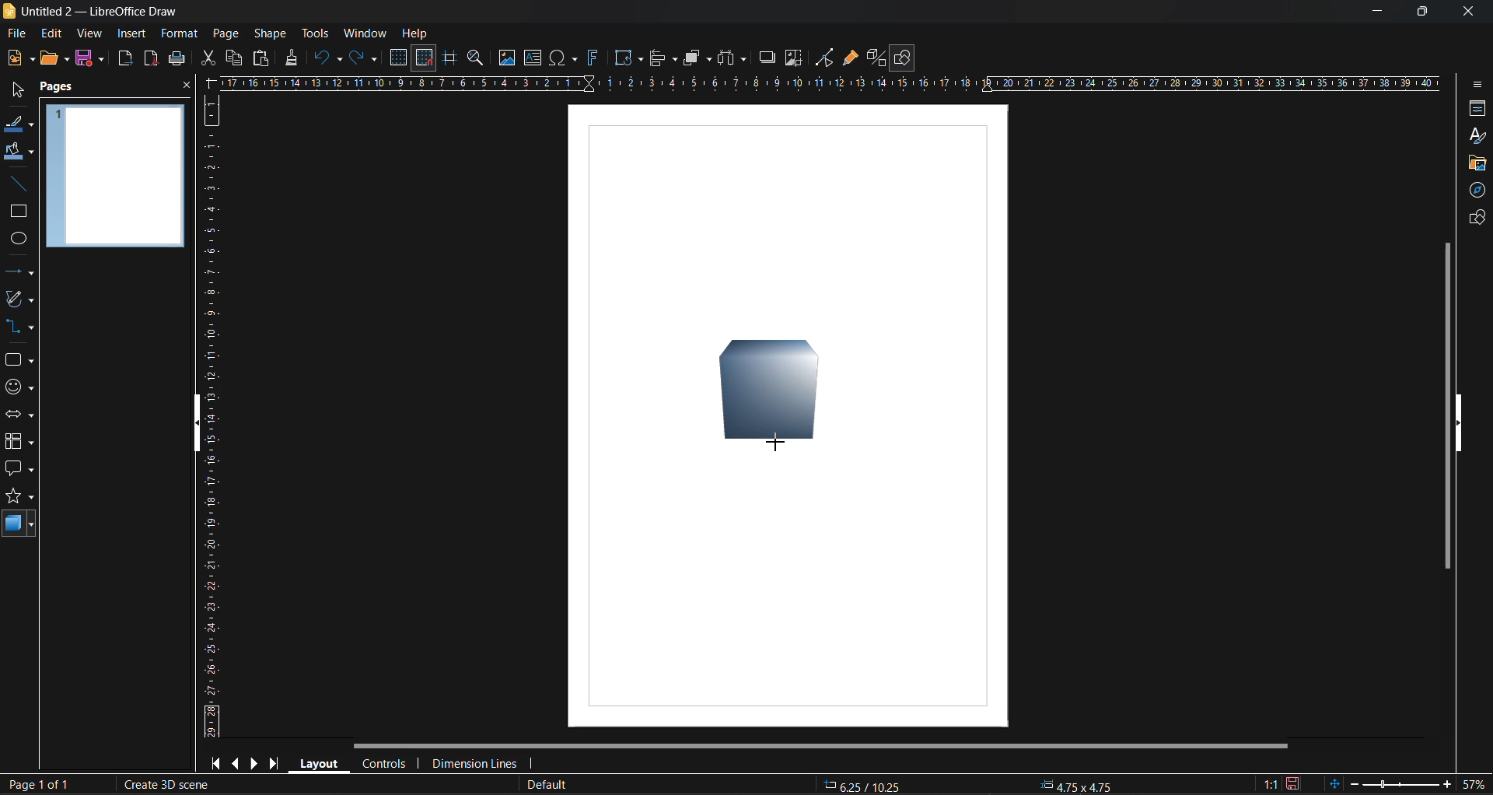 The width and height of the screenshot is (1493, 795). Describe the element at coordinates (400, 58) in the screenshot. I see `display grid` at that location.